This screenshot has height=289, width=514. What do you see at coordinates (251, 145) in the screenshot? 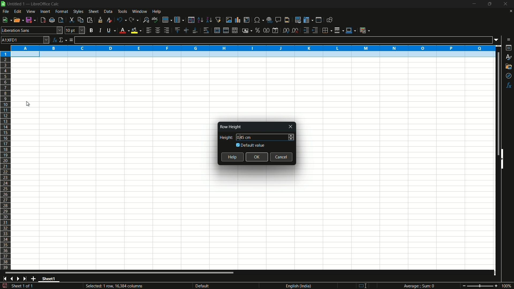
I see `default value` at bounding box center [251, 145].